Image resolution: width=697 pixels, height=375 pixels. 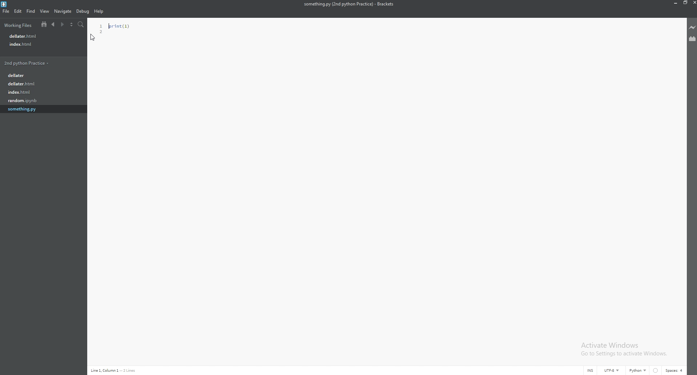 I want to click on file, so click(x=37, y=112).